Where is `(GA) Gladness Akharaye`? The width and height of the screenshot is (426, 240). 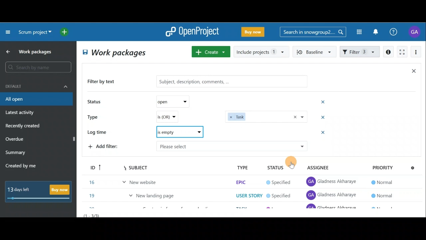
(GA) Gladness Akharaye is located at coordinates (332, 167).